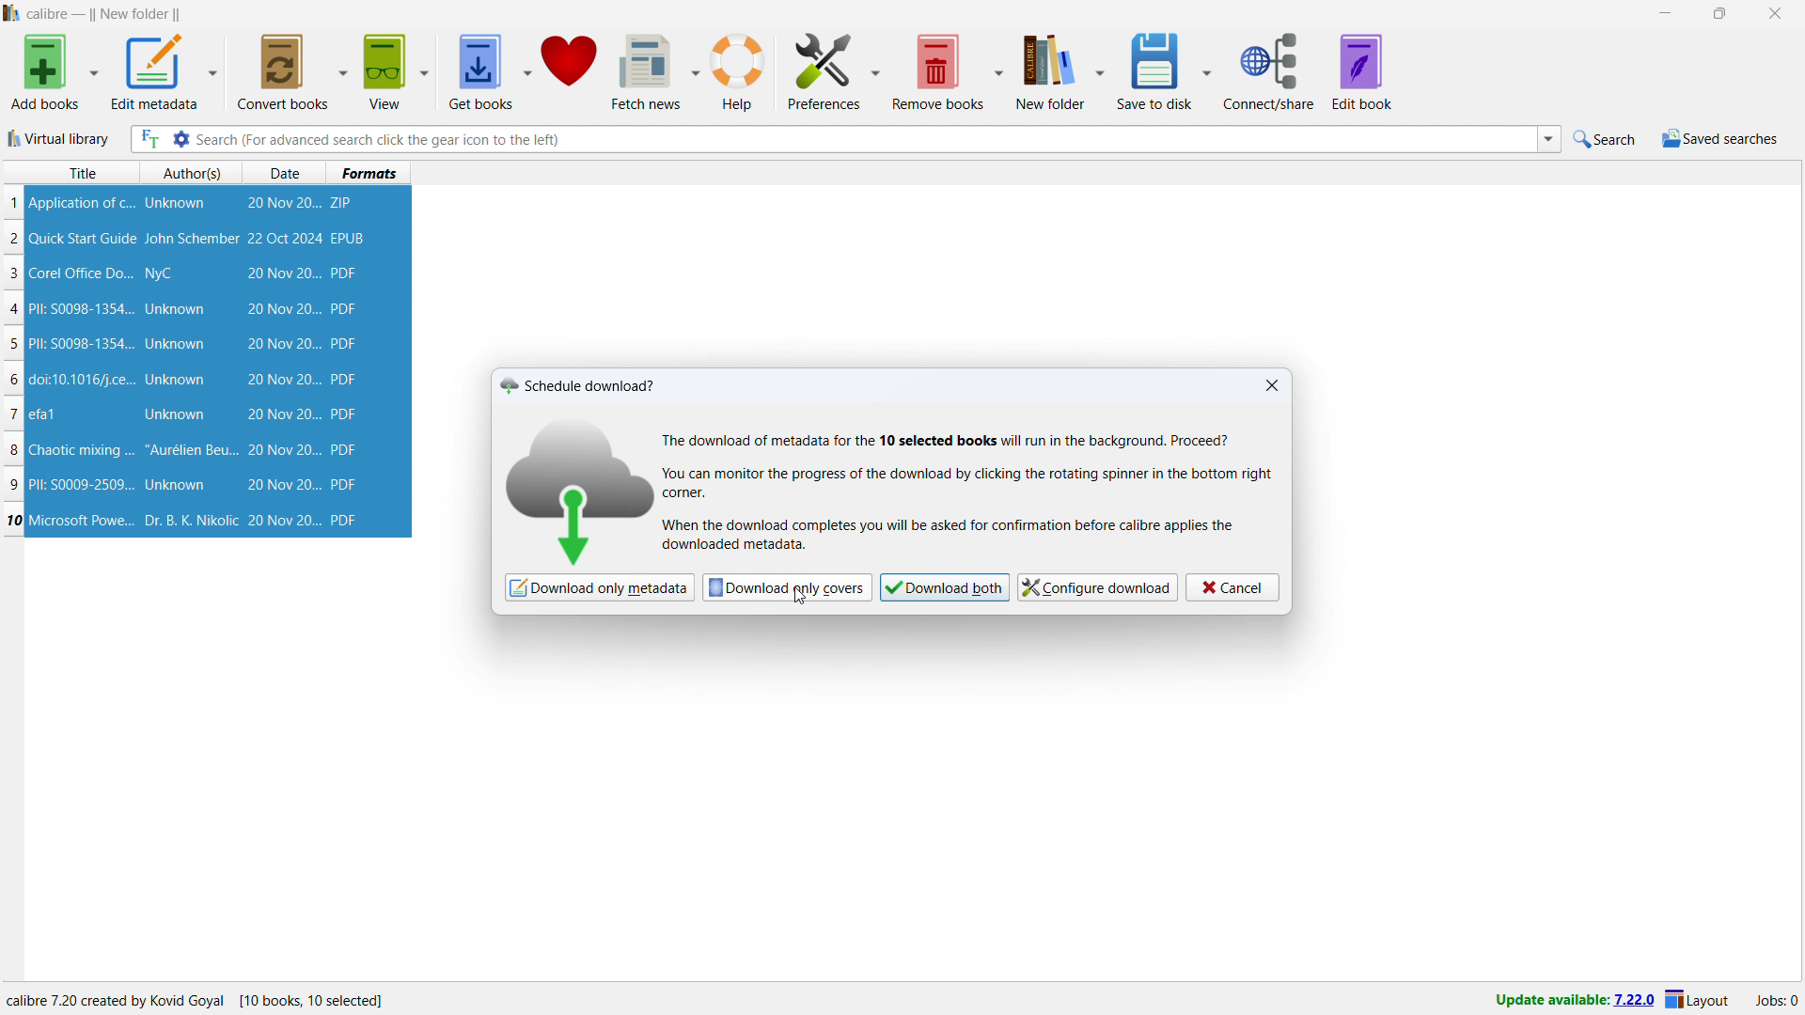 The height and width of the screenshot is (1015, 1805). Describe the element at coordinates (17, 310) in the screenshot. I see `4` at that location.